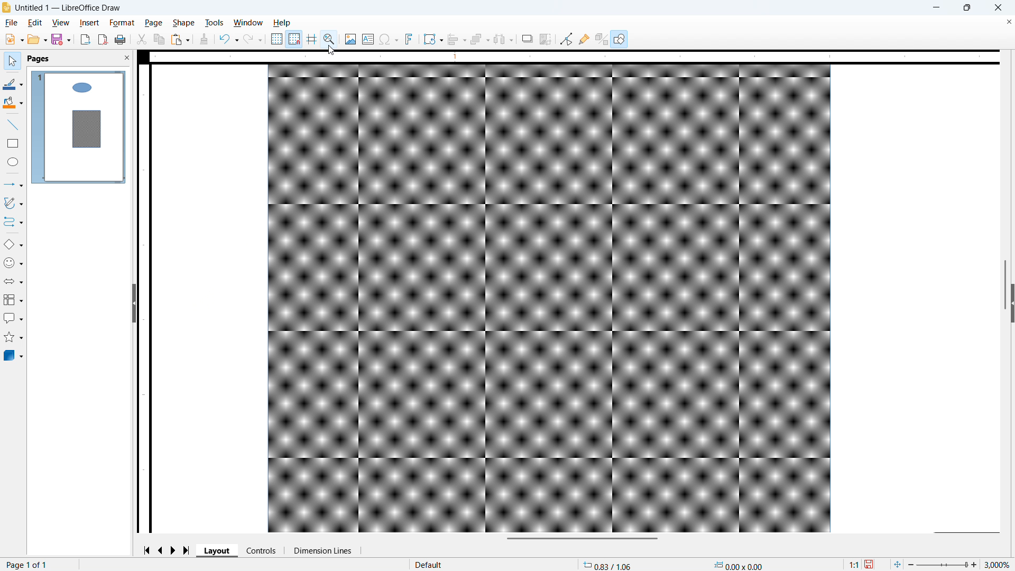 This screenshot has height=571, width=1015. Describe the element at coordinates (853, 564) in the screenshot. I see `Scaling factor ` at that location.